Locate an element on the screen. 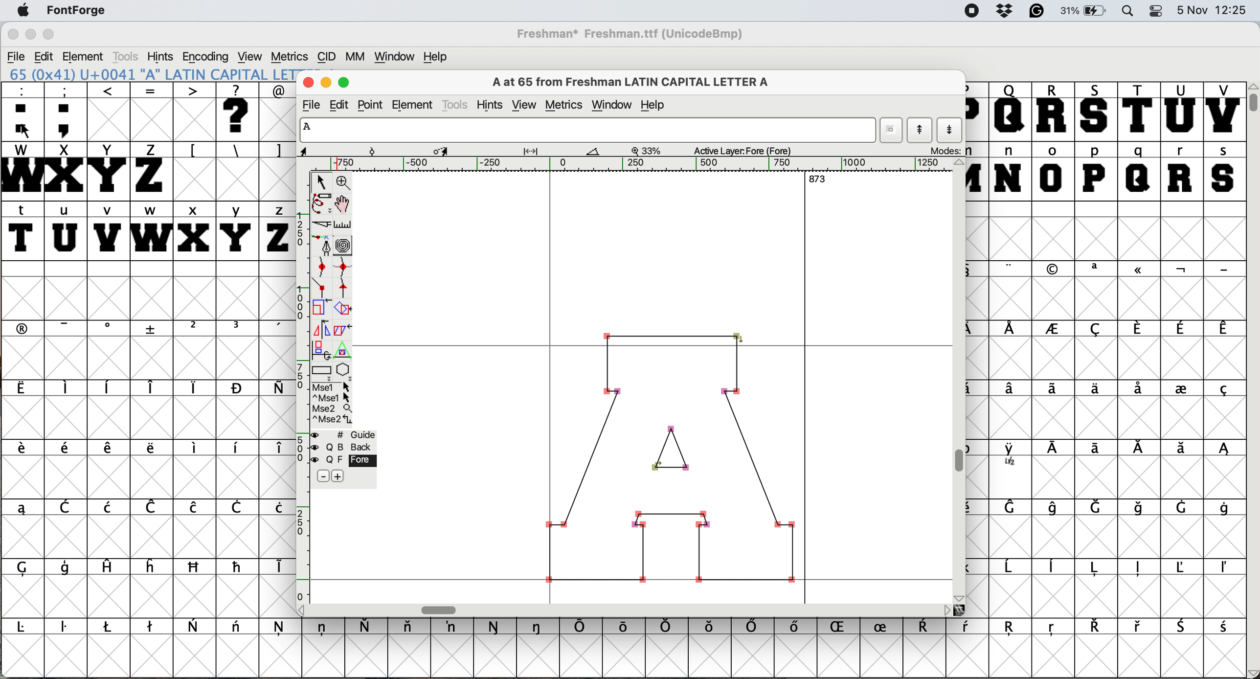 This screenshot has height=679, width=1260. symbol is located at coordinates (1224, 628).